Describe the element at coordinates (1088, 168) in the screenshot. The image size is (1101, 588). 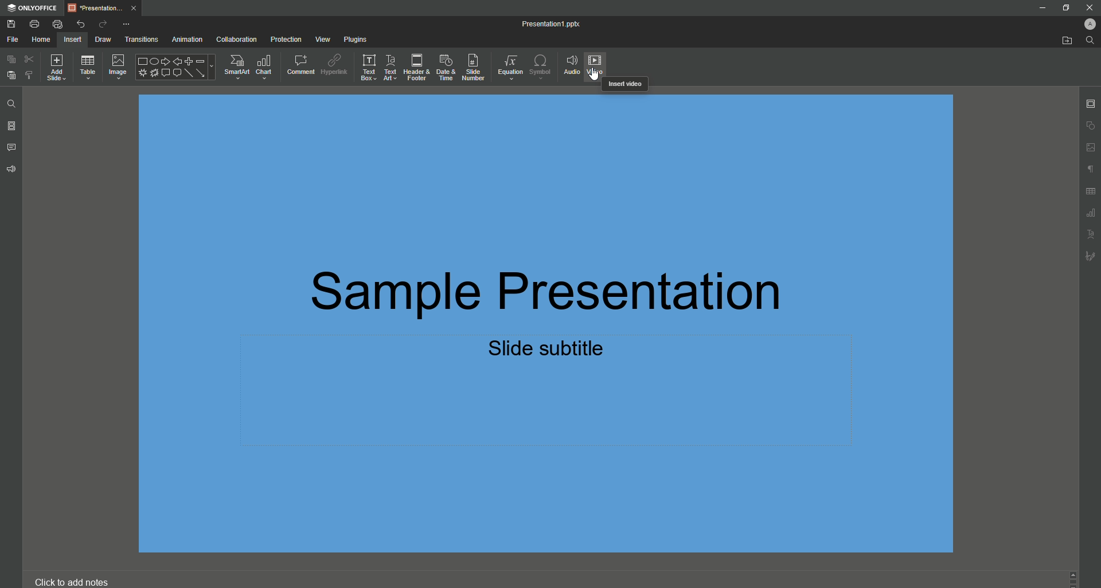
I see `Paragraph settings` at that location.